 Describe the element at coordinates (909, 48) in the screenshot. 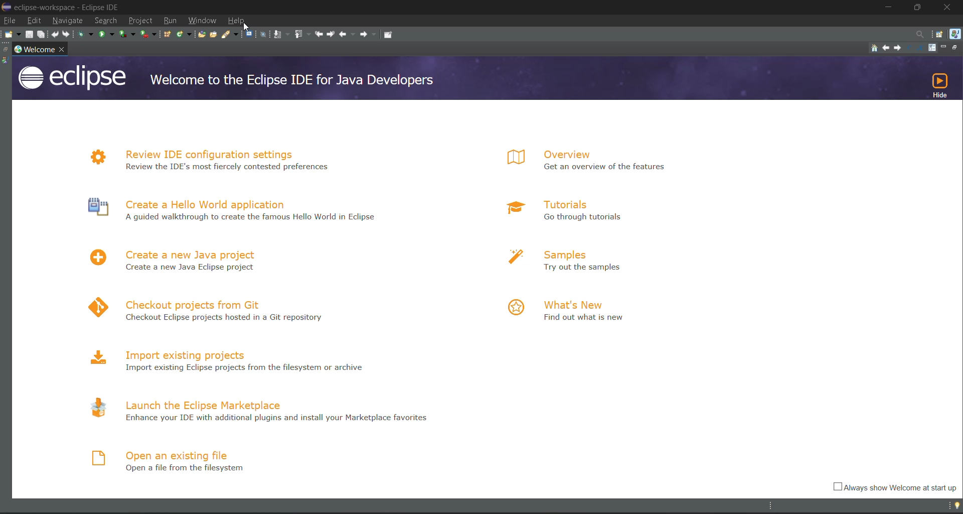

I see `reduce` at that location.